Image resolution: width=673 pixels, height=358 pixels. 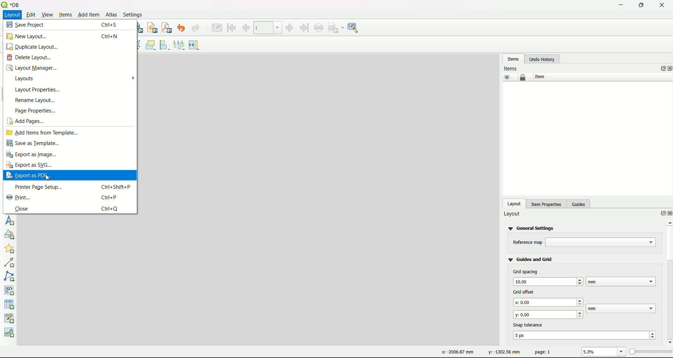 What do you see at coordinates (512, 68) in the screenshot?
I see `Items` at bounding box center [512, 68].